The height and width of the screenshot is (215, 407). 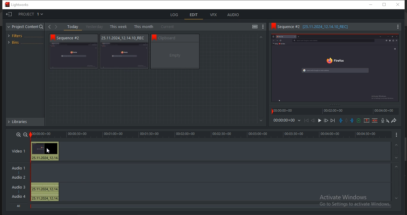 What do you see at coordinates (19, 151) in the screenshot?
I see `video 1` at bounding box center [19, 151].